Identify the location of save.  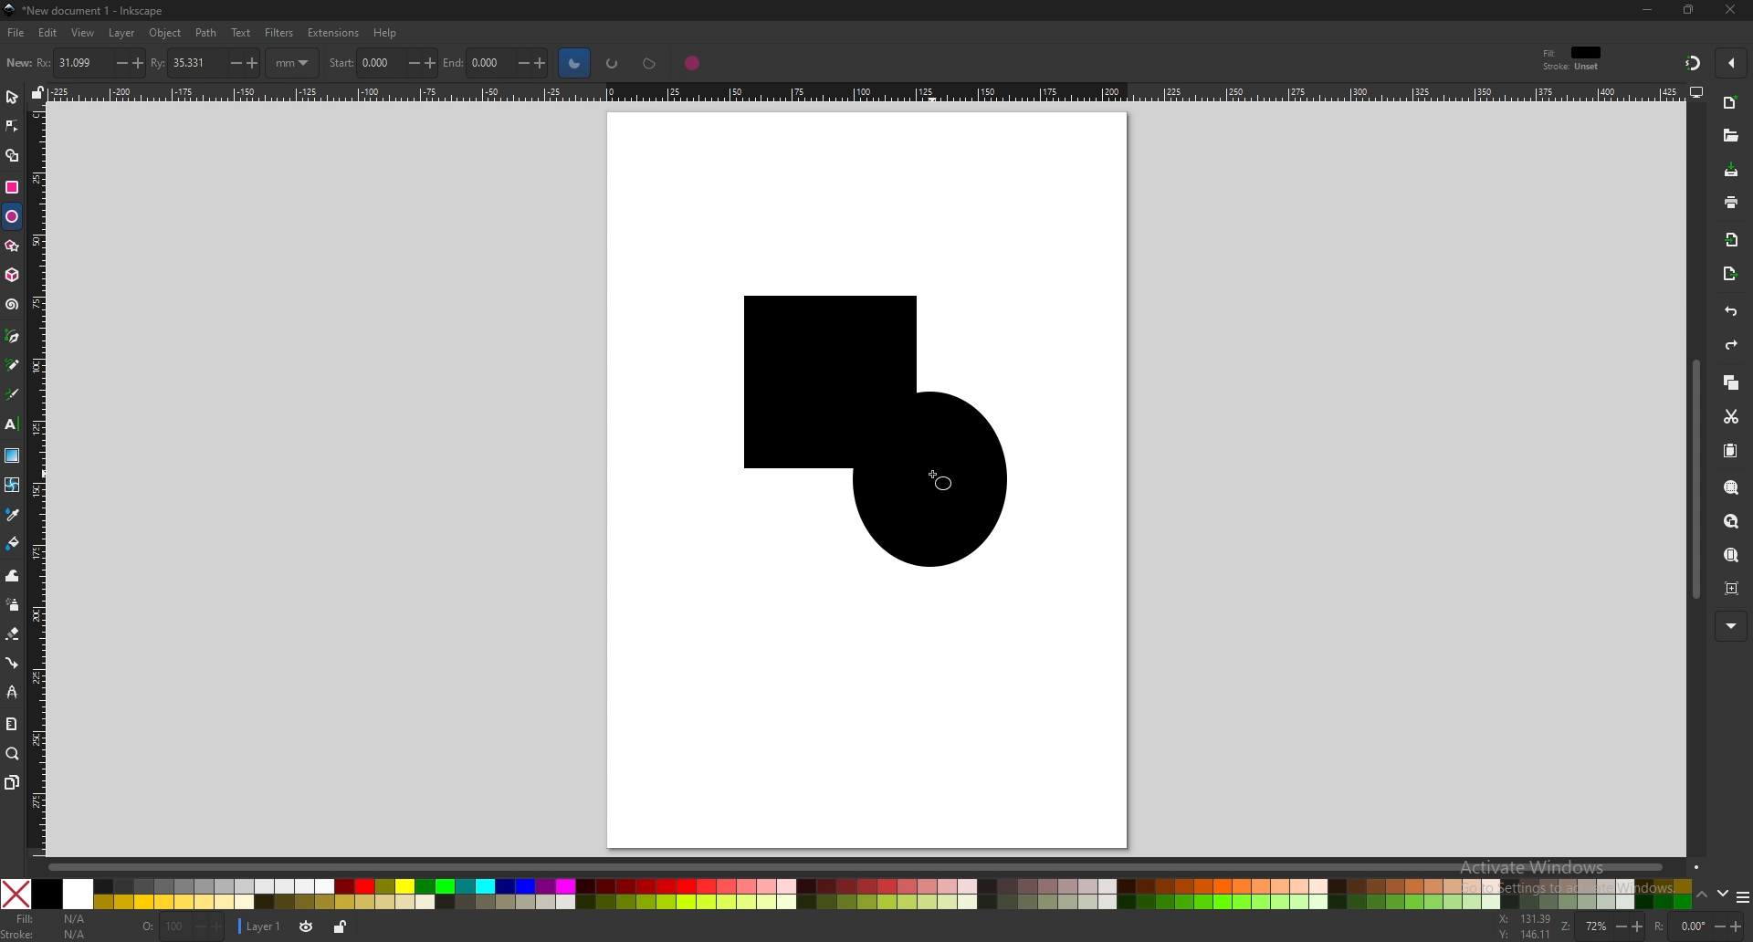
(1731, 170).